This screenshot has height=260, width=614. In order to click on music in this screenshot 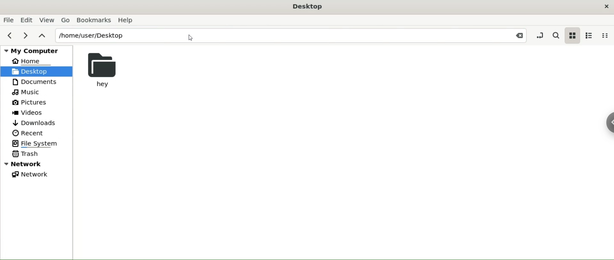, I will do `click(28, 92)`.